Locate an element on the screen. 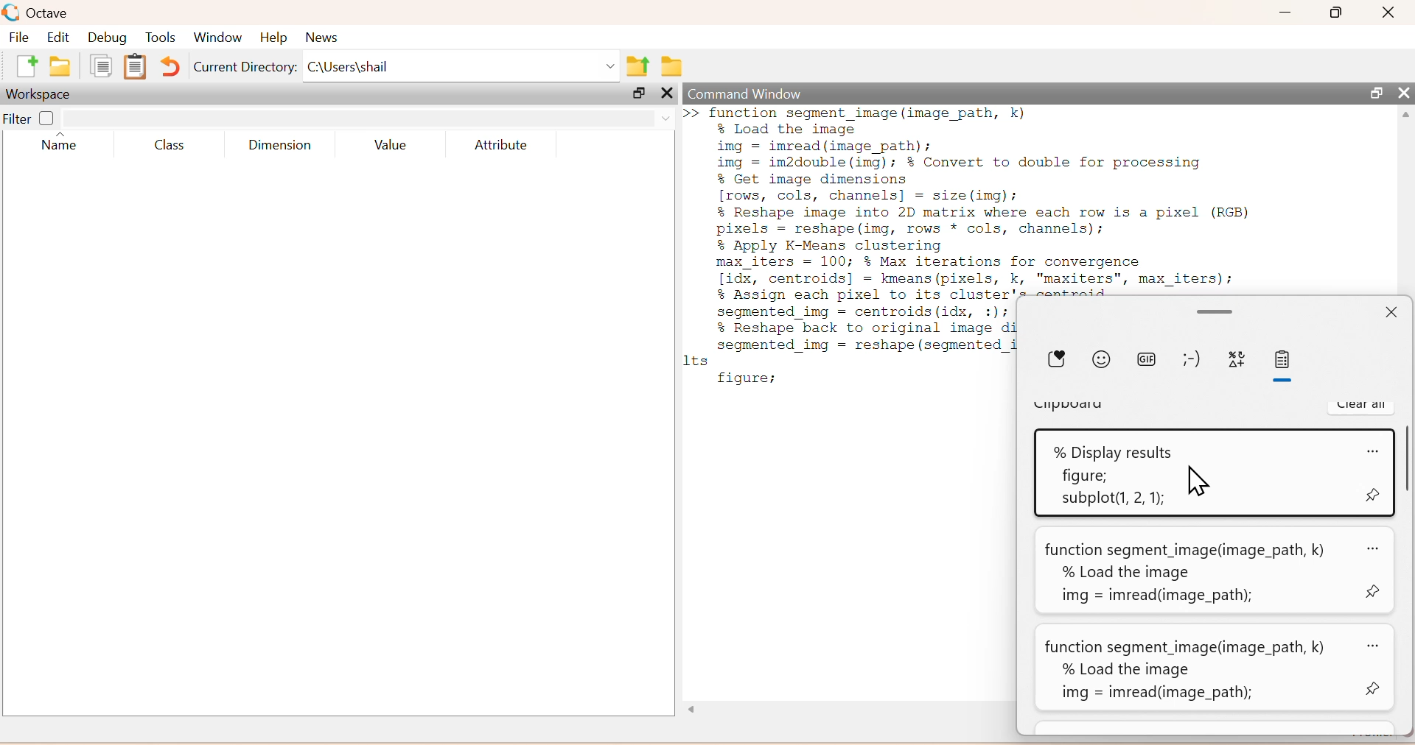 Image resolution: width=1415 pixels, height=745 pixels. Value is located at coordinates (391, 146).